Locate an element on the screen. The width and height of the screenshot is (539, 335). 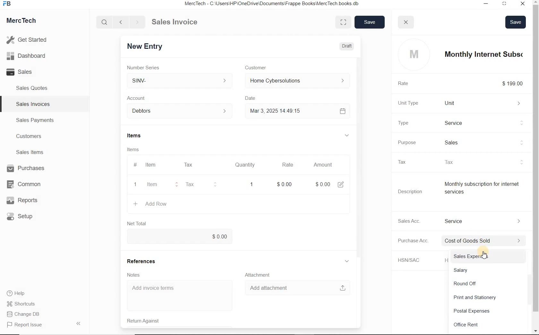
Save is located at coordinates (516, 21).